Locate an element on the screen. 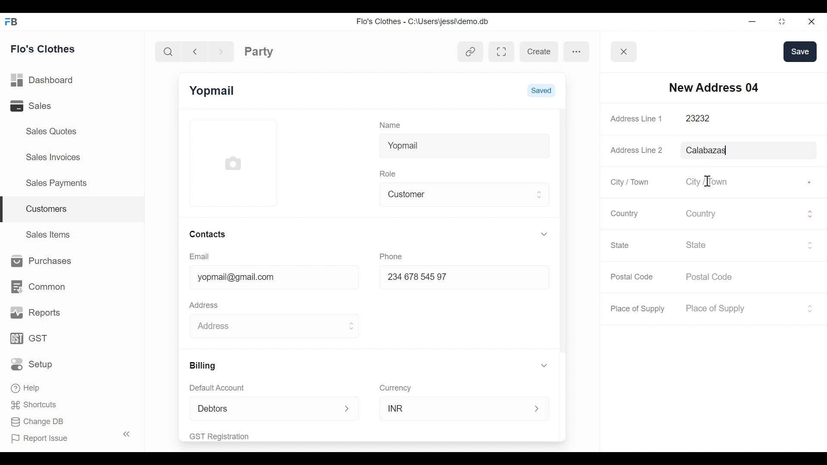  Name is located at coordinates (392, 124).